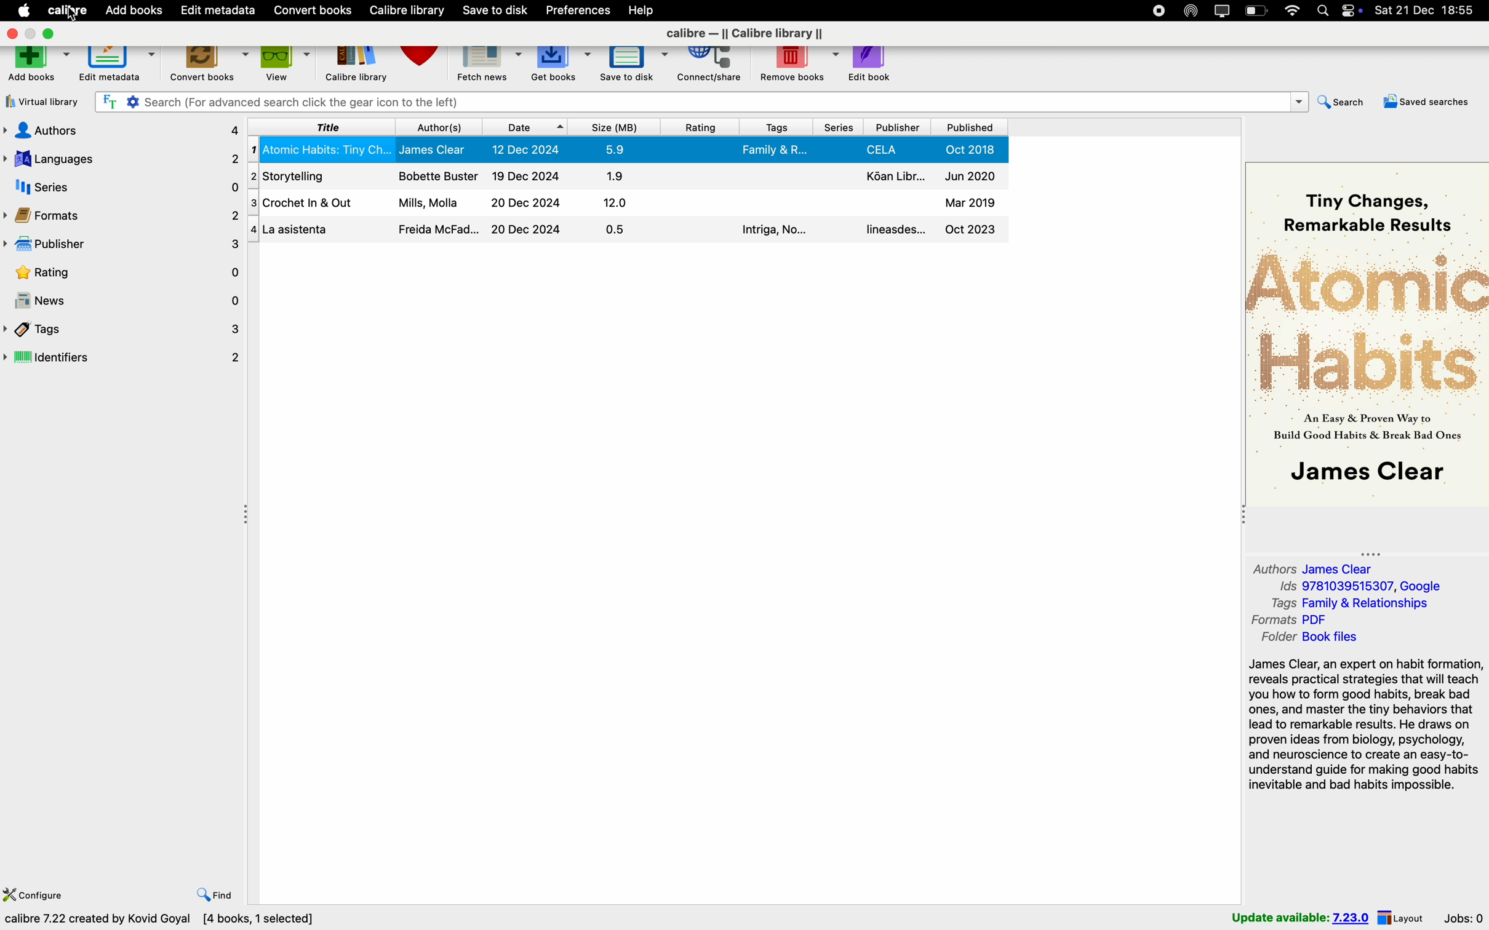 The image size is (1489, 930). Describe the element at coordinates (1291, 10) in the screenshot. I see `wifi` at that location.